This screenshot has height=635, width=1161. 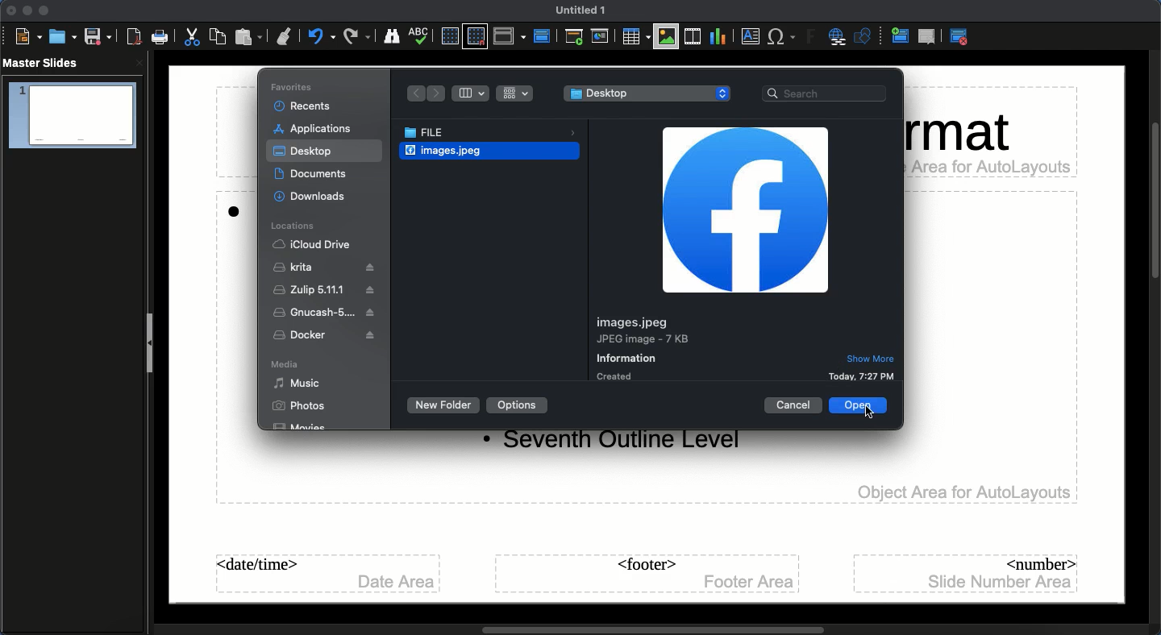 What do you see at coordinates (318, 175) in the screenshot?
I see `Documents` at bounding box center [318, 175].